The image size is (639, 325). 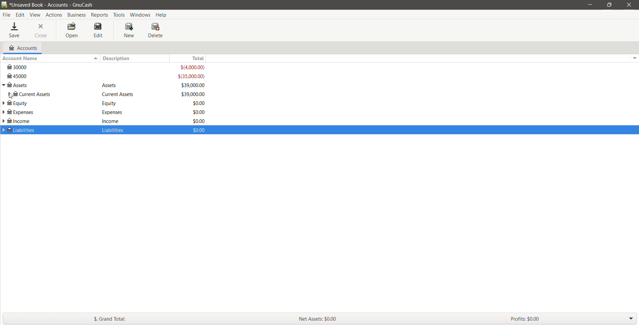 I want to click on Expenses, so click(x=48, y=103).